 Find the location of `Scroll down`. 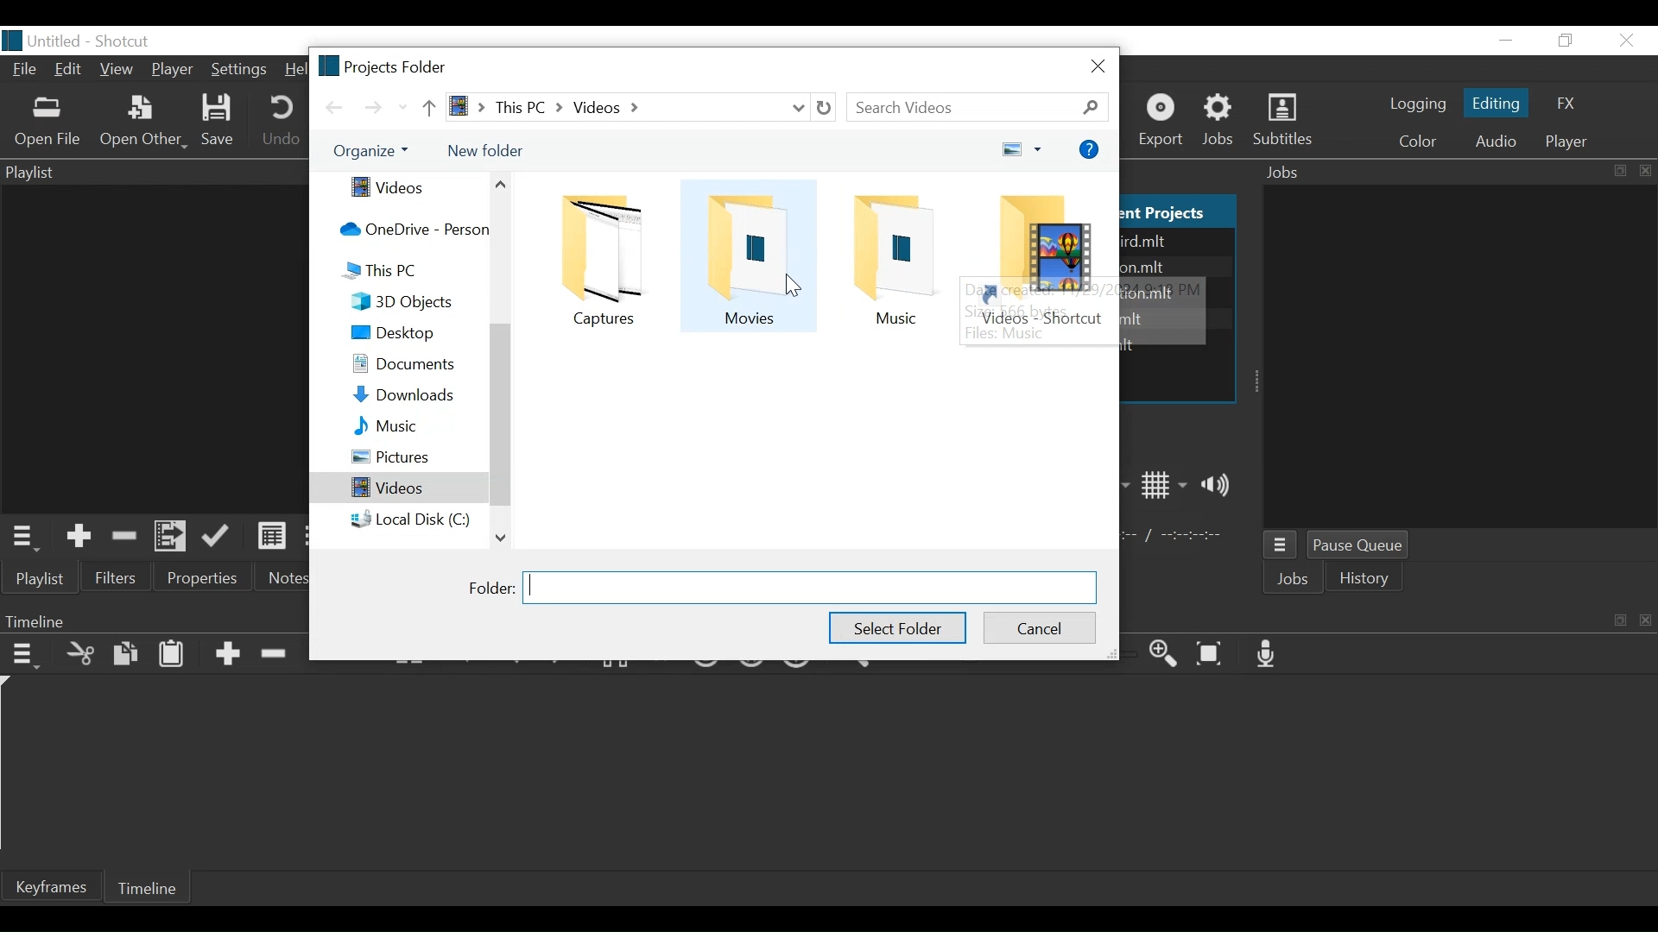

Scroll down is located at coordinates (501, 538).